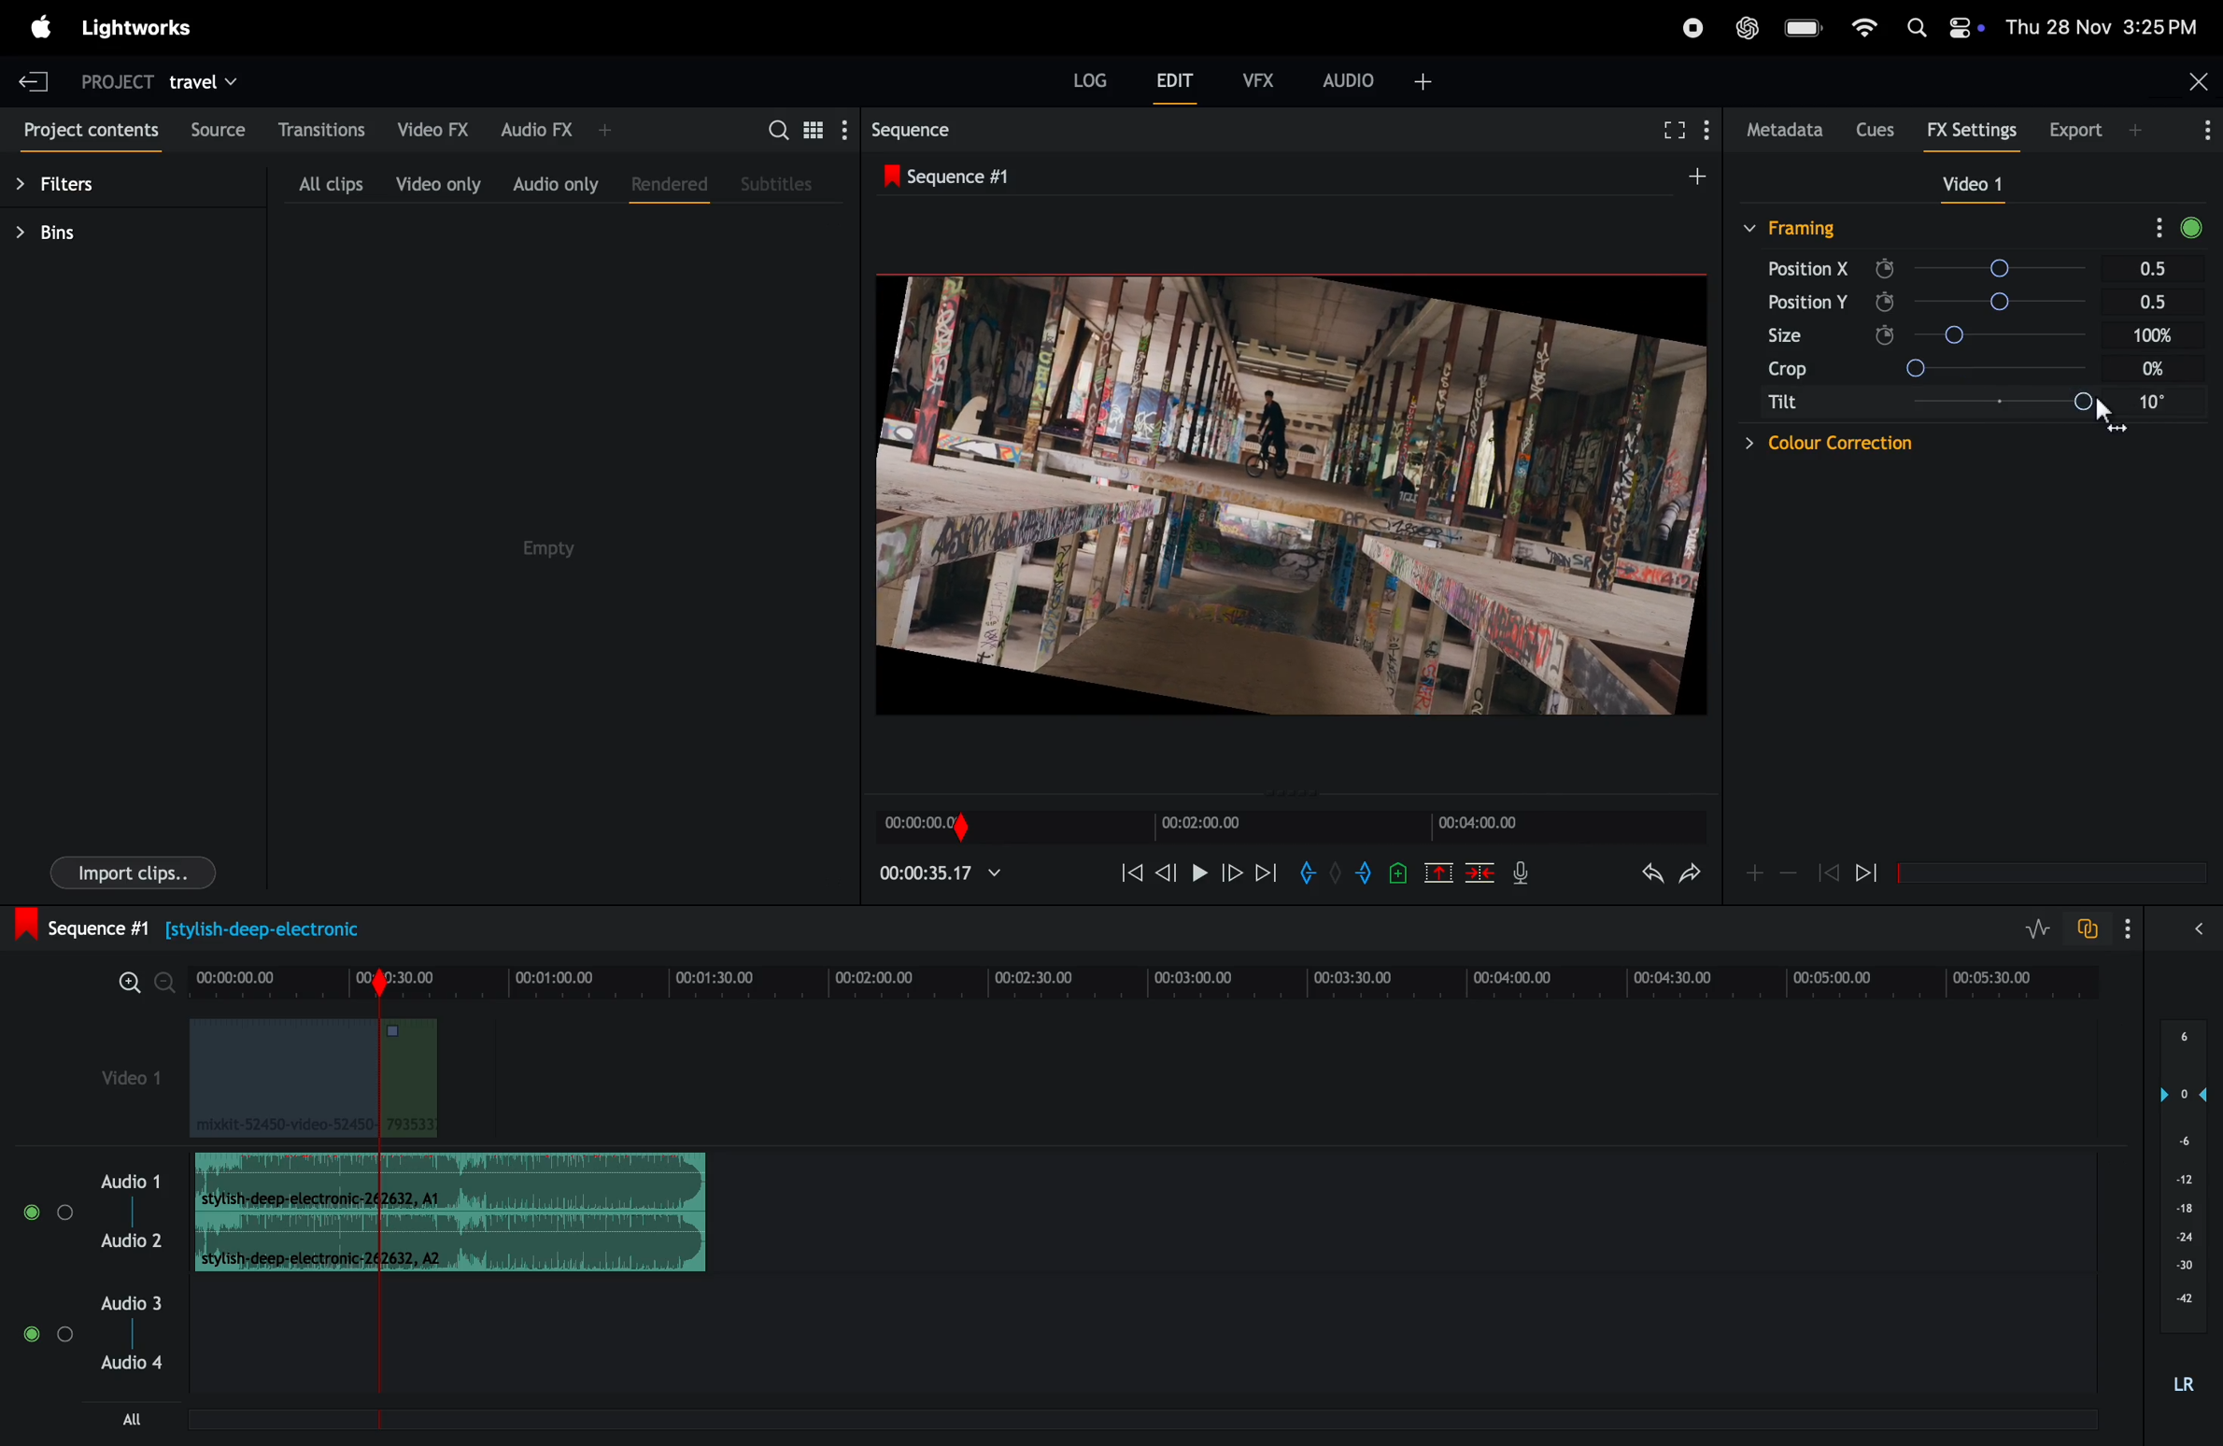 Image resolution: width=2223 pixels, height=1446 pixels. I want to click on next frame, so click(1230, 875).